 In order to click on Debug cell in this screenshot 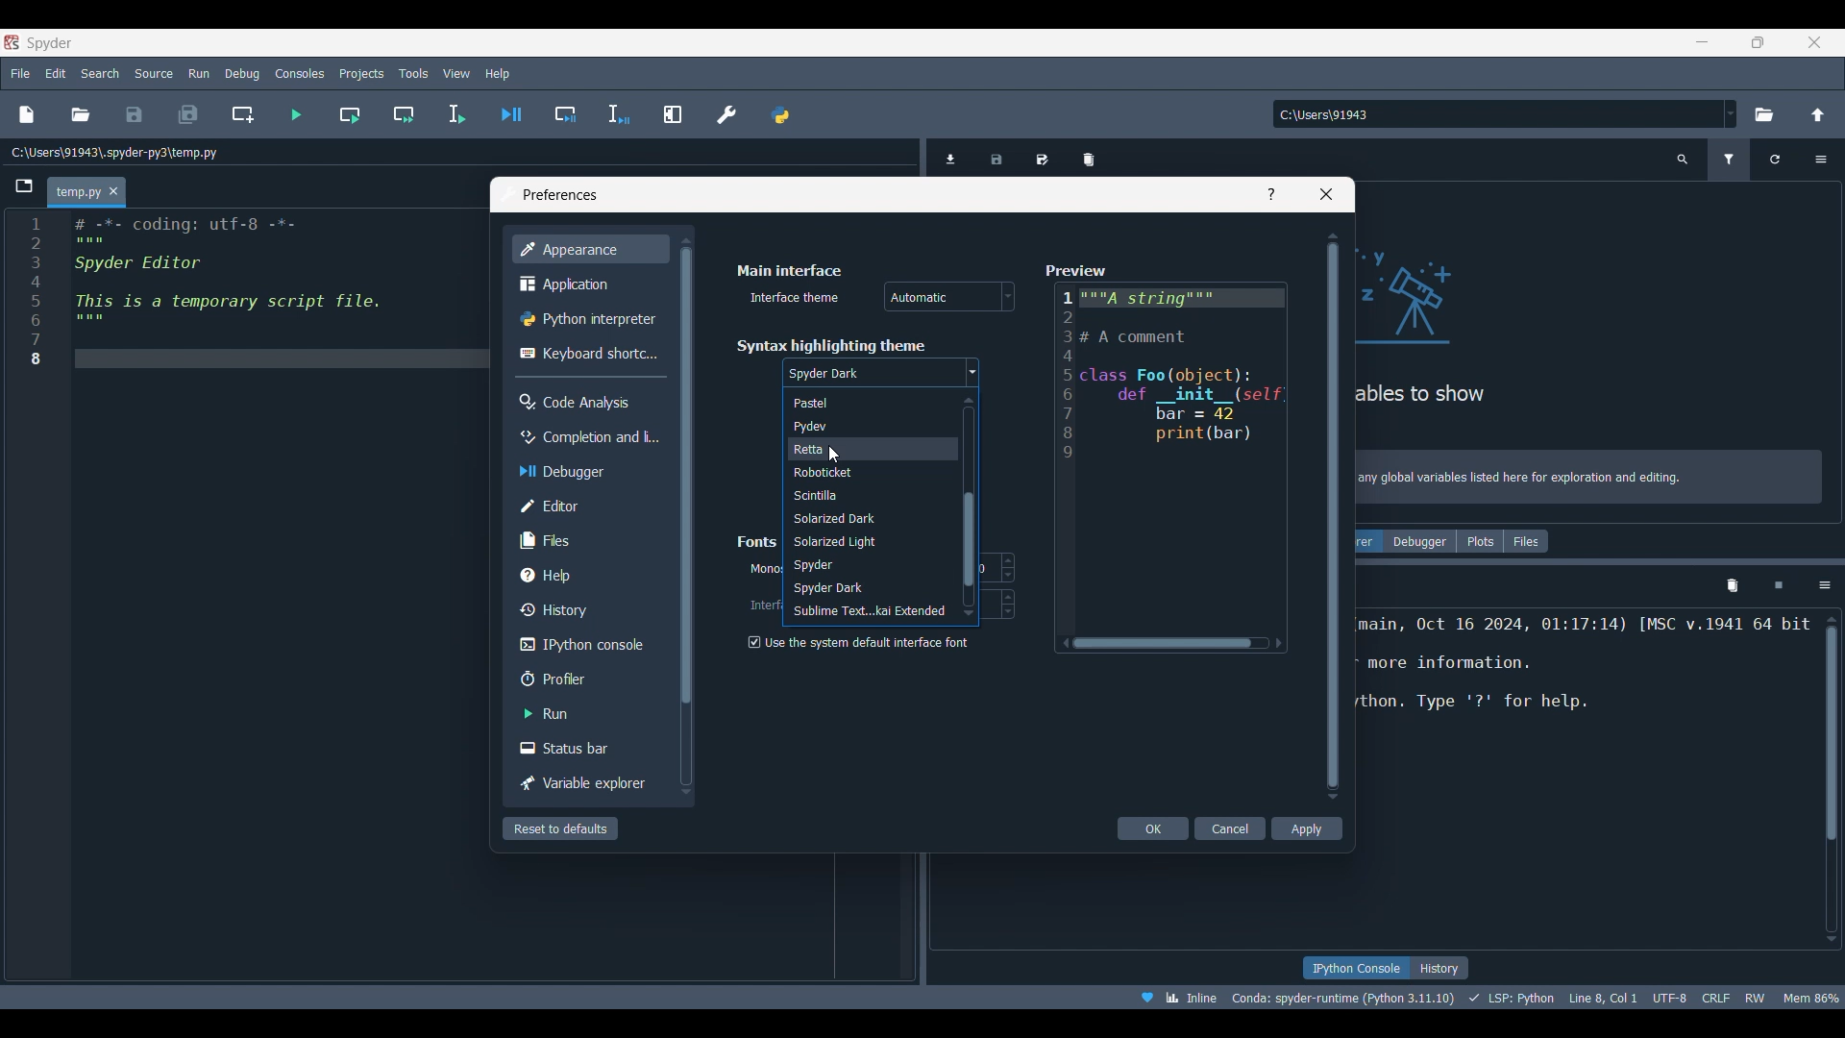, I will do `click(566, 114)`.